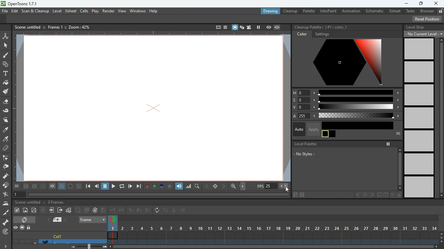 The height and width of the screenshot is (249, 444). I want to click on color, so click(70, 186).